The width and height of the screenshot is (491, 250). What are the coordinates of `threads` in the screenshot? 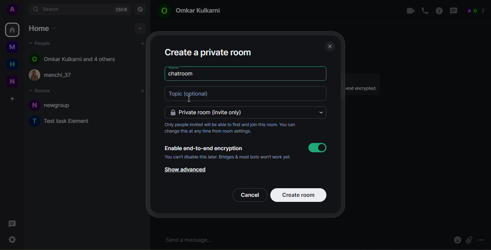 It's located at (453, 11).